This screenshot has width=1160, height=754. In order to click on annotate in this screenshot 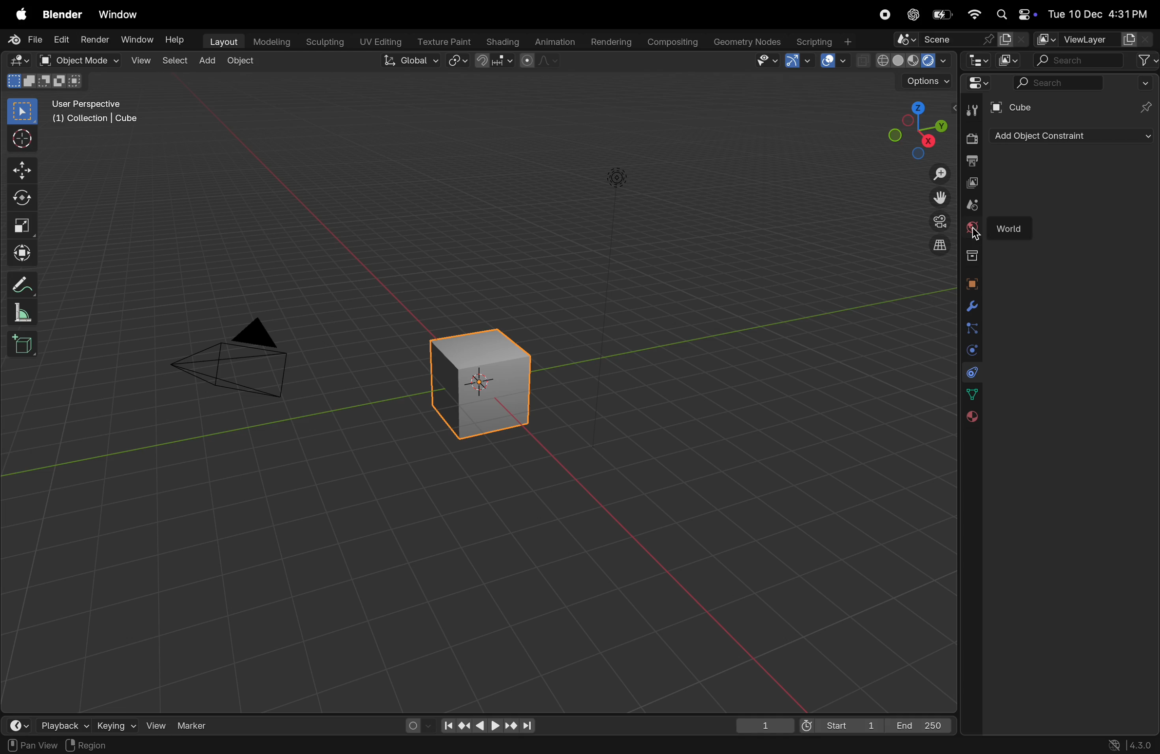, I will do `click(25, 283)`.